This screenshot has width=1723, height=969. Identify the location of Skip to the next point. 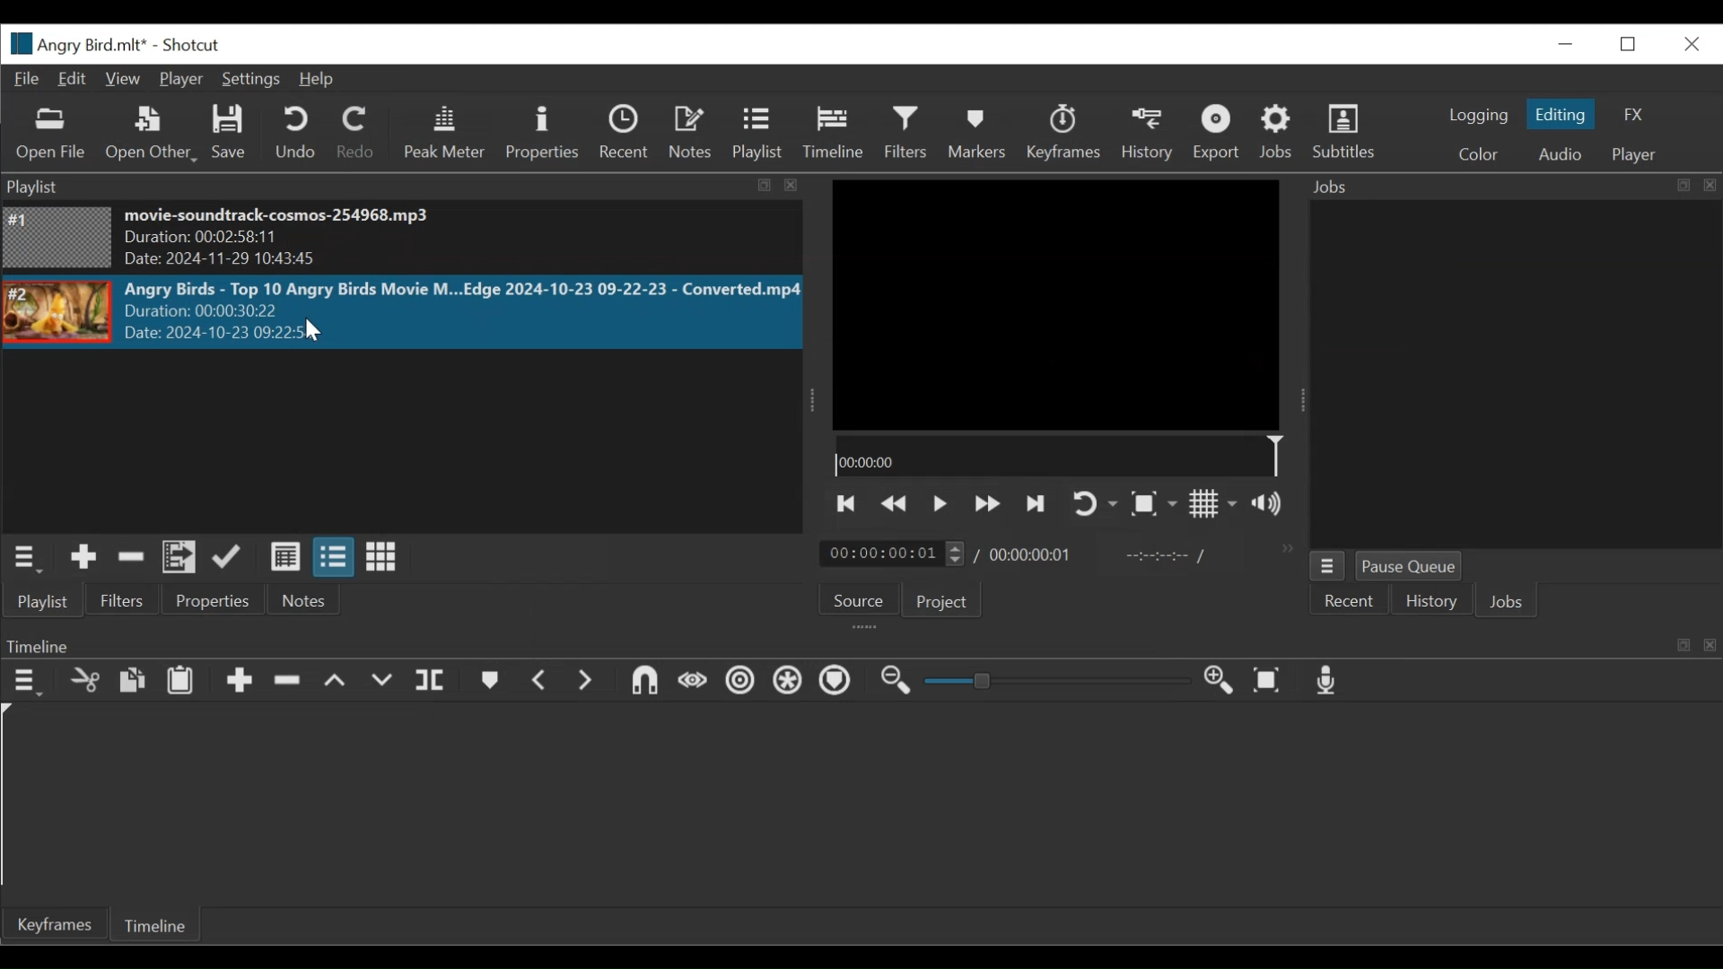
(848, 504).